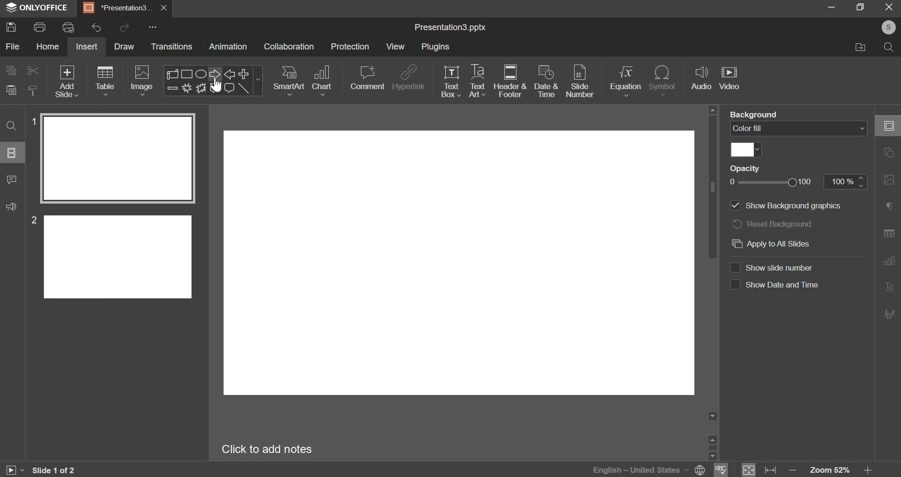 The width and height of the screenshot is (901, 477). What do you see at coordinates (86, 46) in the screenshot?
I see `insert` at bounding box center [86, 46].